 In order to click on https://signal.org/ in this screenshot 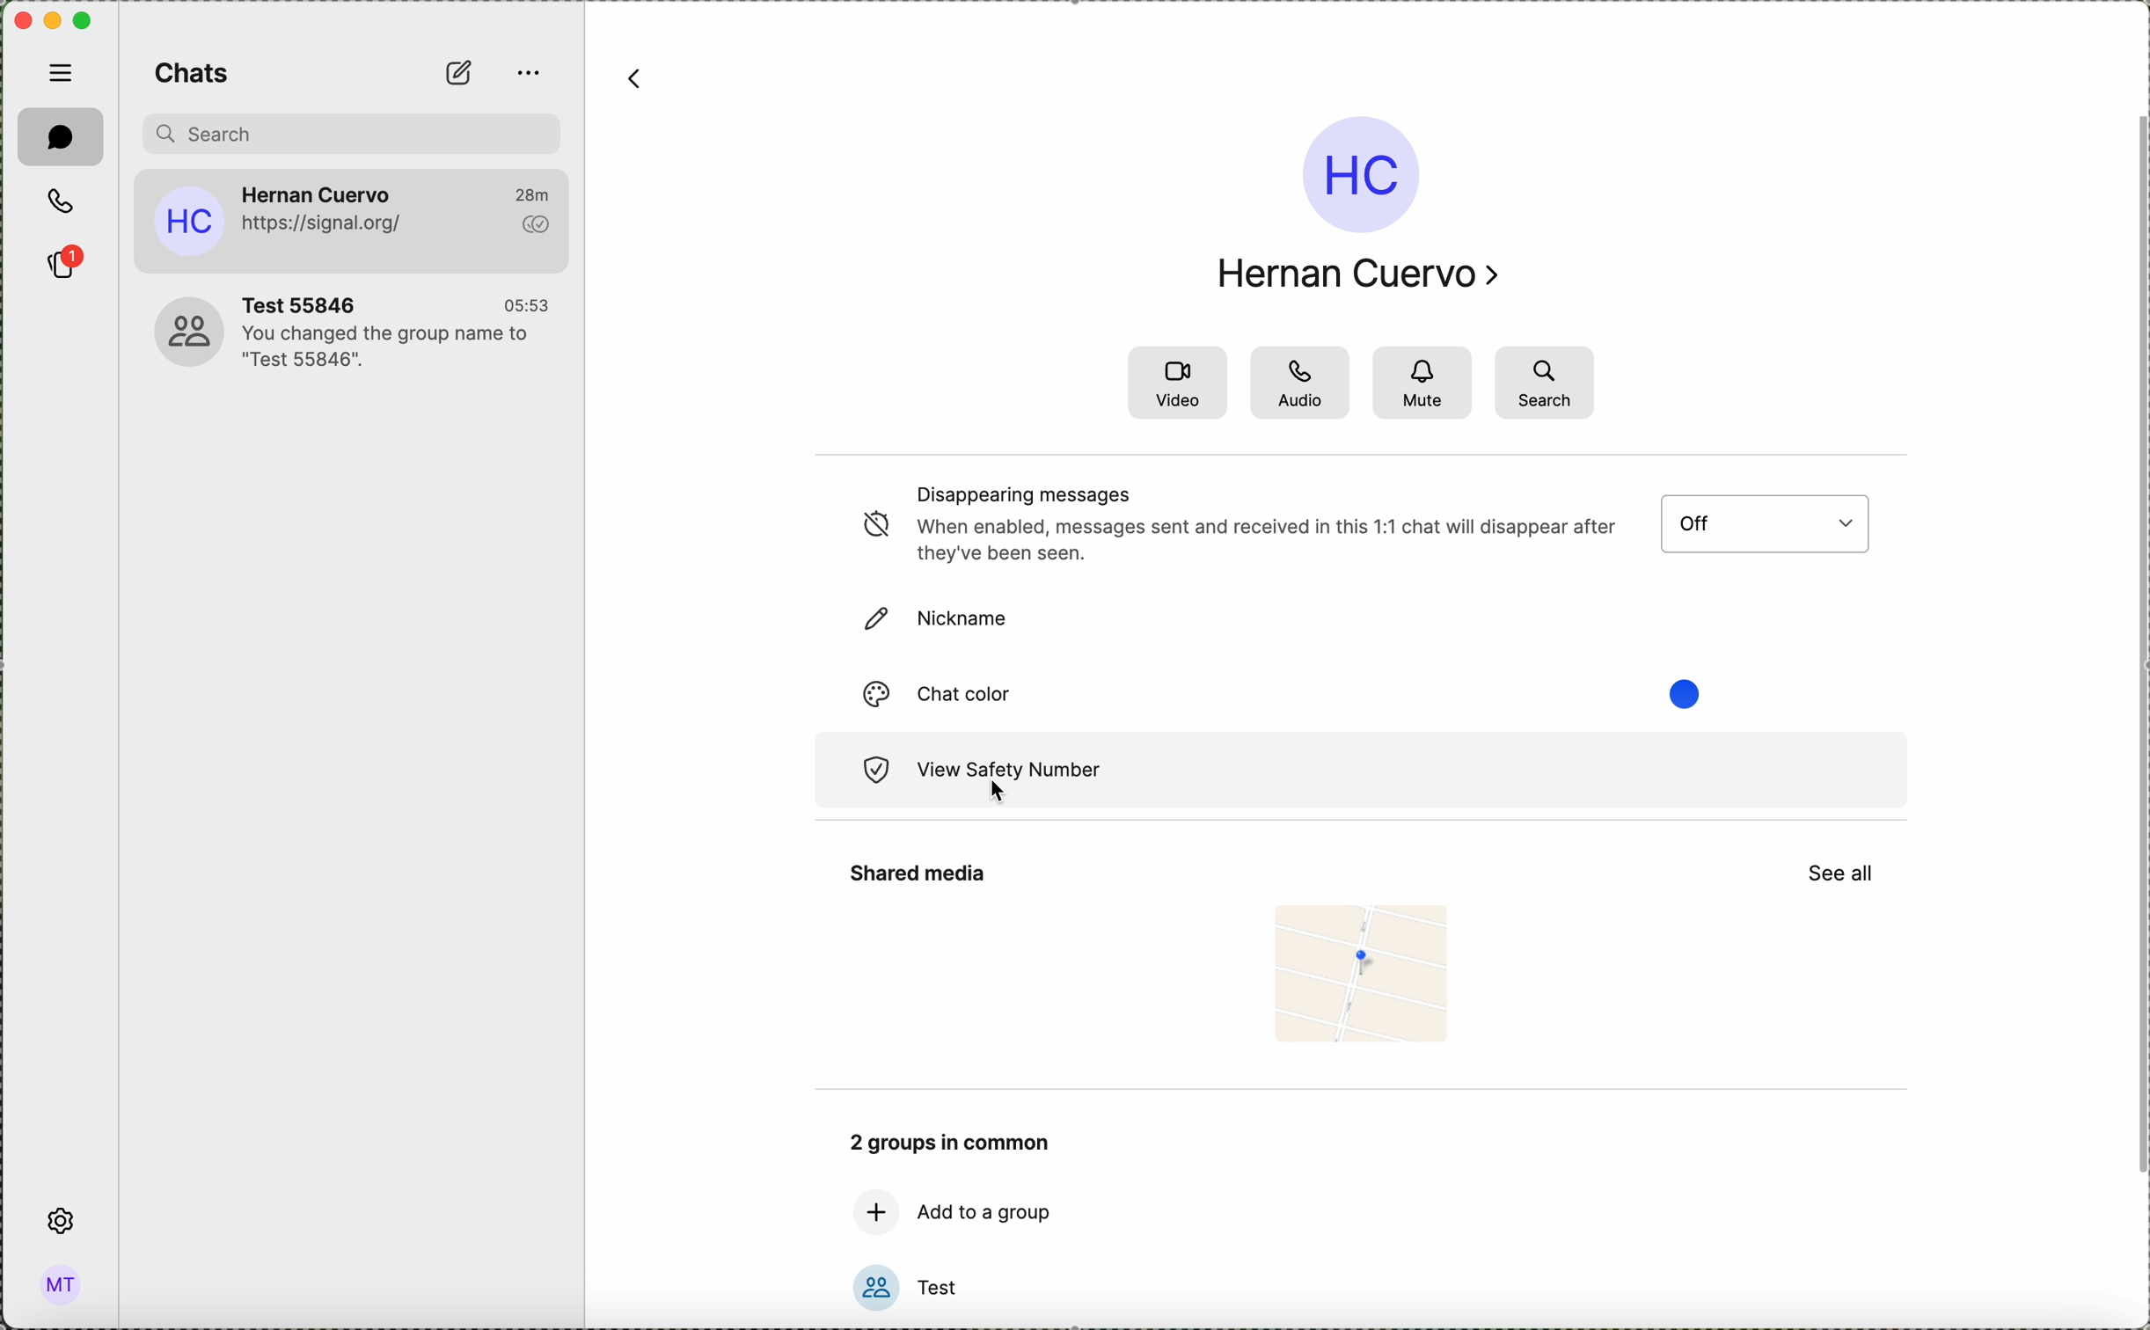, I will do `click(328, 224)`.